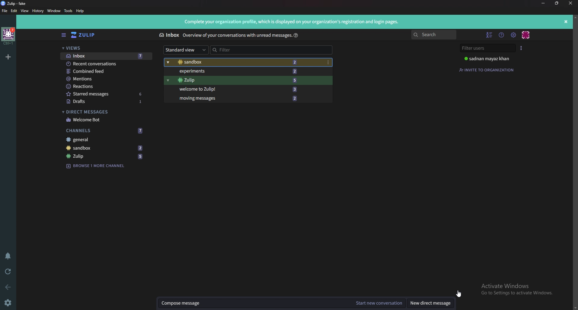 This screenshot has width=578, height=310. I want to click on Reload, so click(8, 272).